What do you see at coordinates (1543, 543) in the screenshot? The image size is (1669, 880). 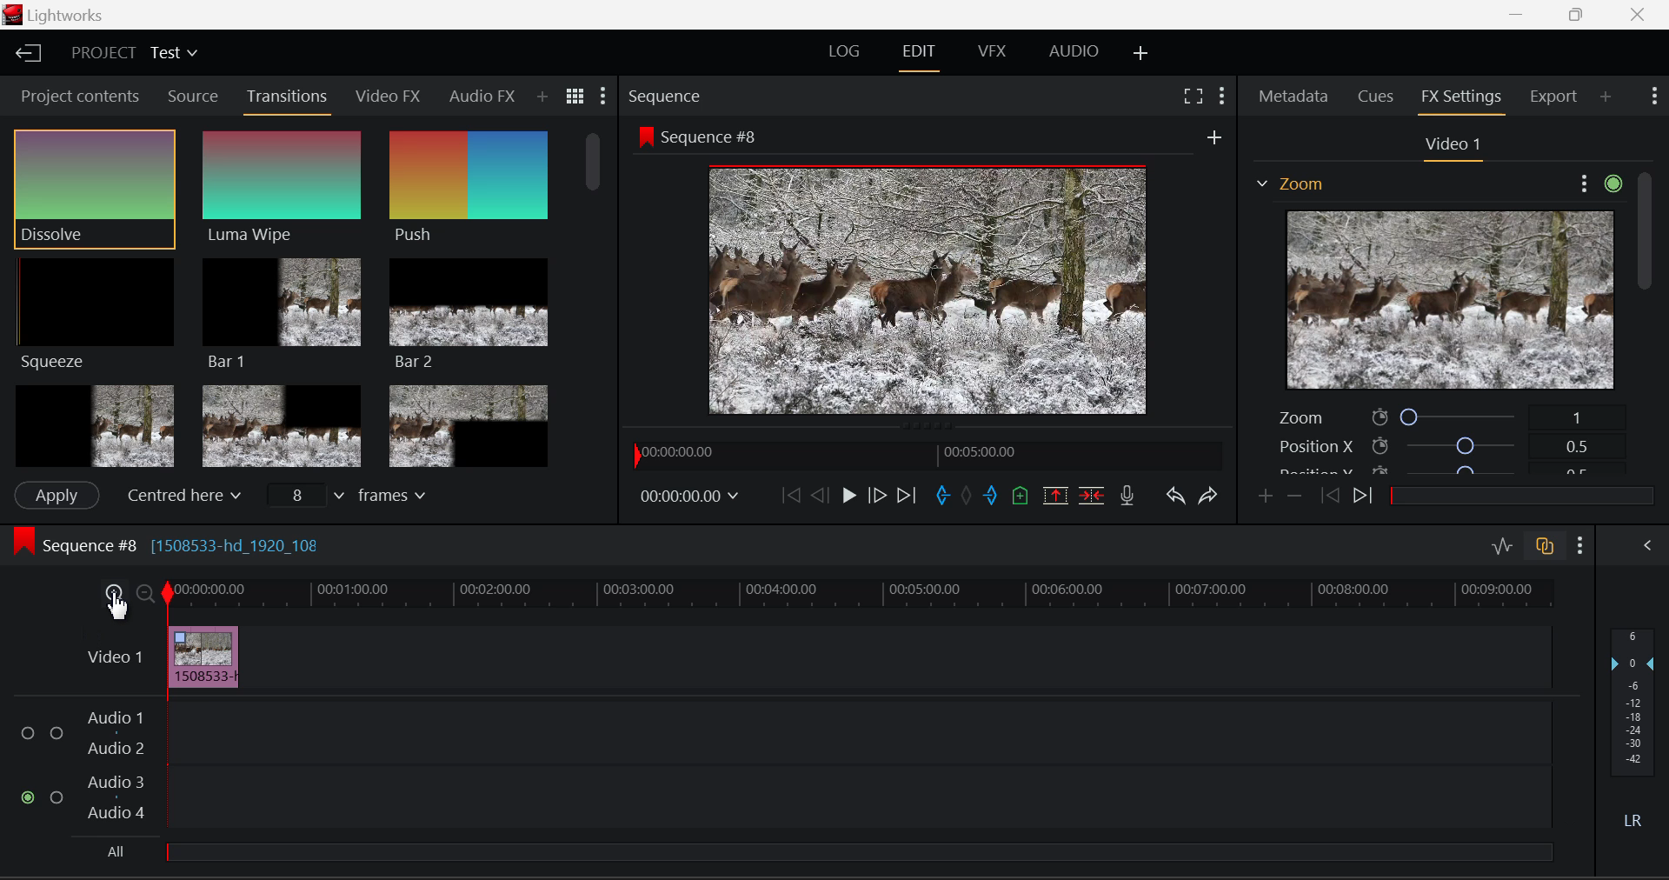 I see `Toggle auto track` at bounding box center [1543, 543].